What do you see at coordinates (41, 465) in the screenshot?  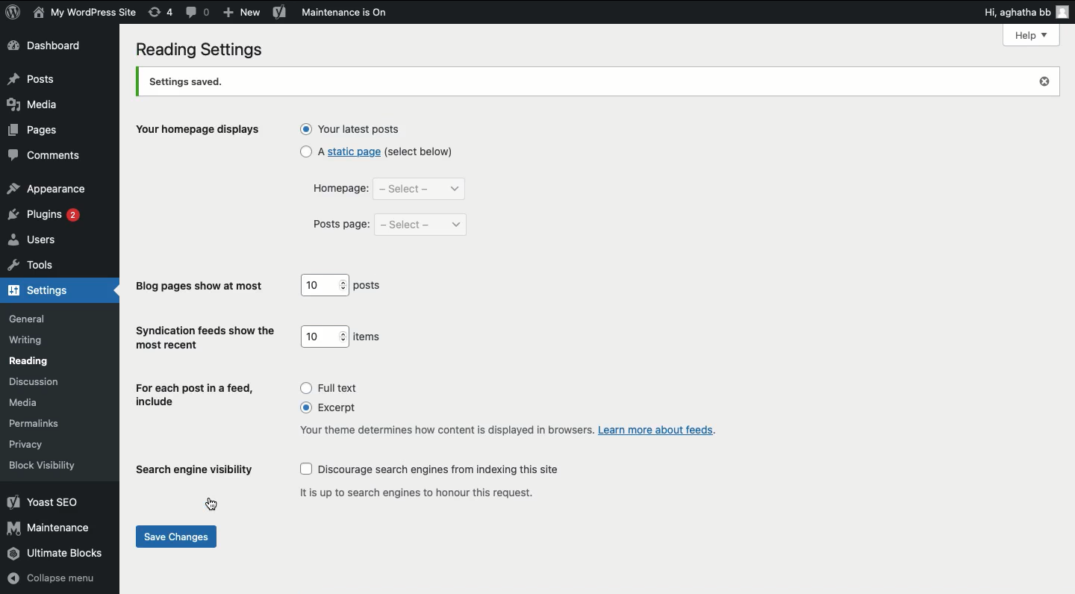 I see `block visibility ` at bounding box center [41, 465].